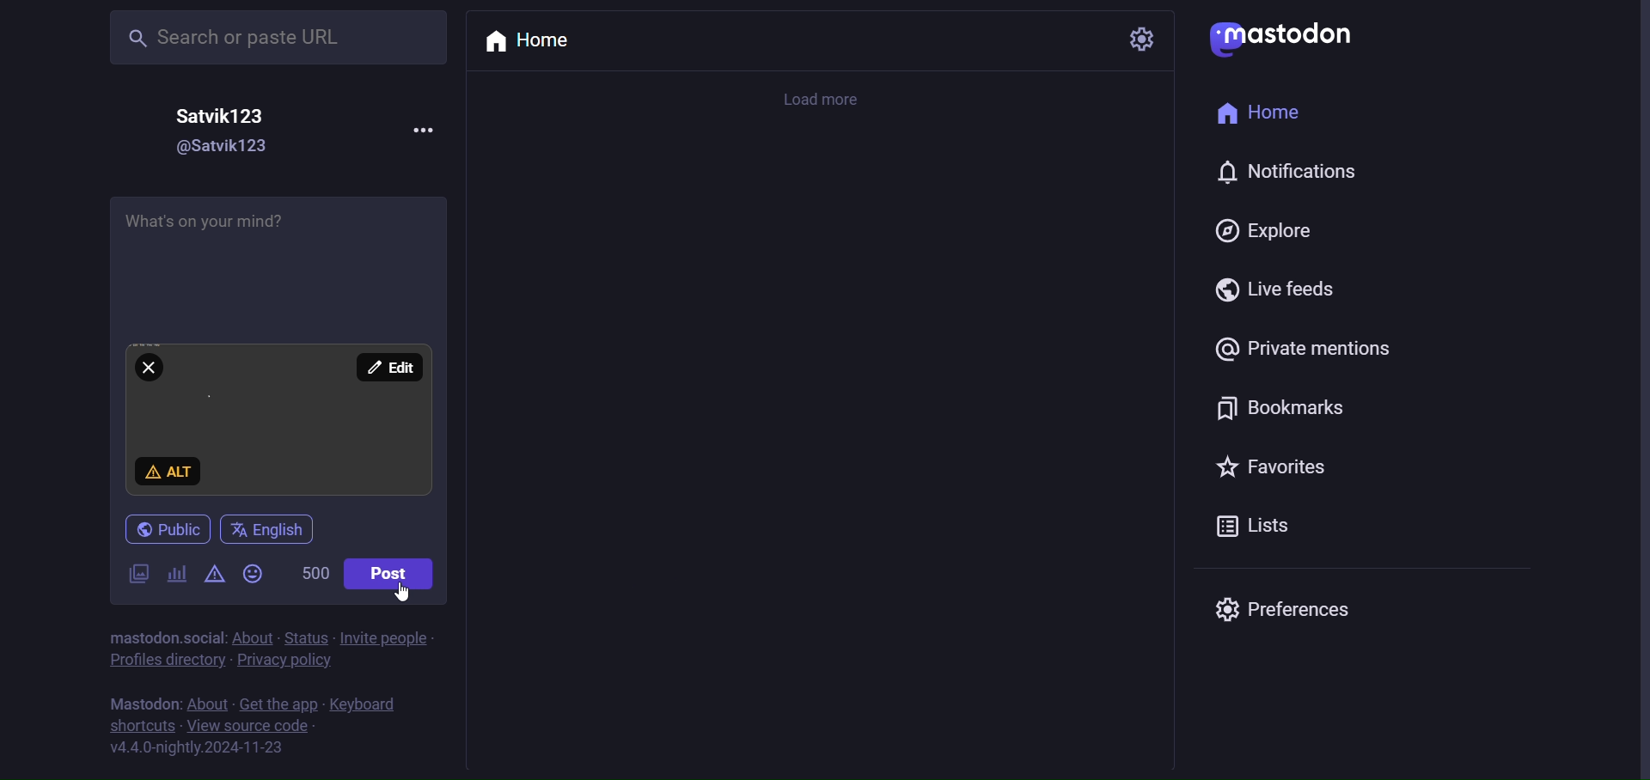 The width and height of the screenshot is (1650, 780). What do you see at coordinates (1284, 34) in the screenshot?
I see `mastodon` at bounding box center [1284, 34].